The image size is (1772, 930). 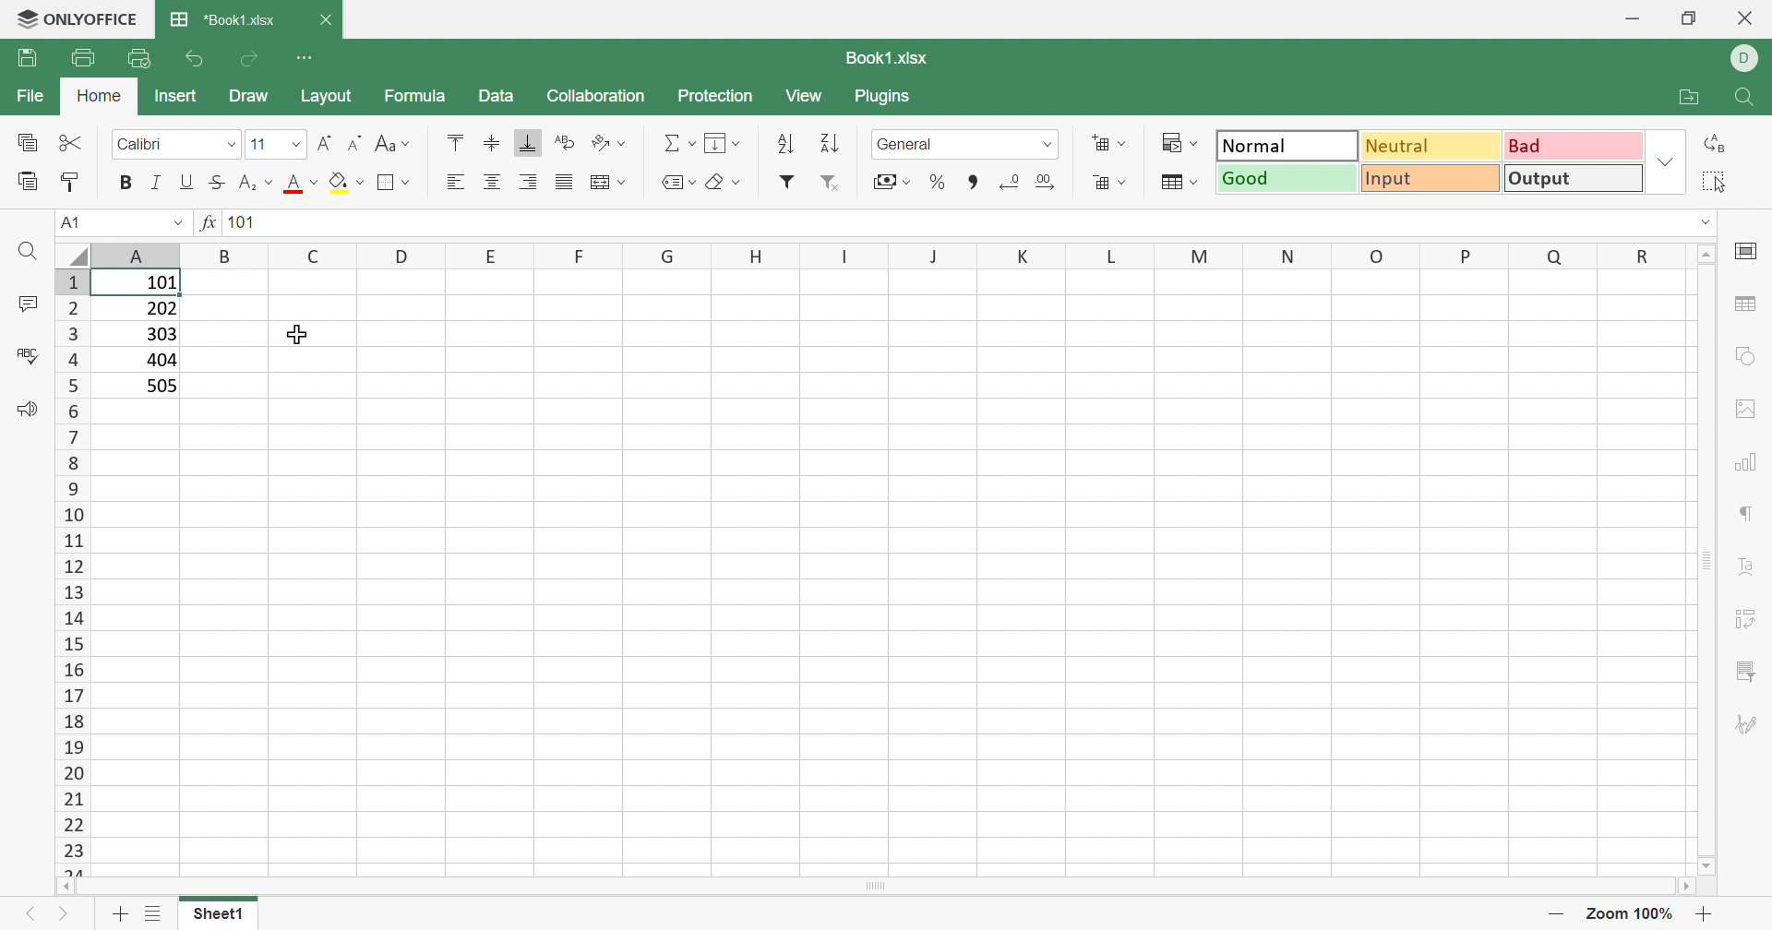 What do you see at coordinates (84, 56) in the screenshot?
I see `Print` at bounding box center [84, 56].